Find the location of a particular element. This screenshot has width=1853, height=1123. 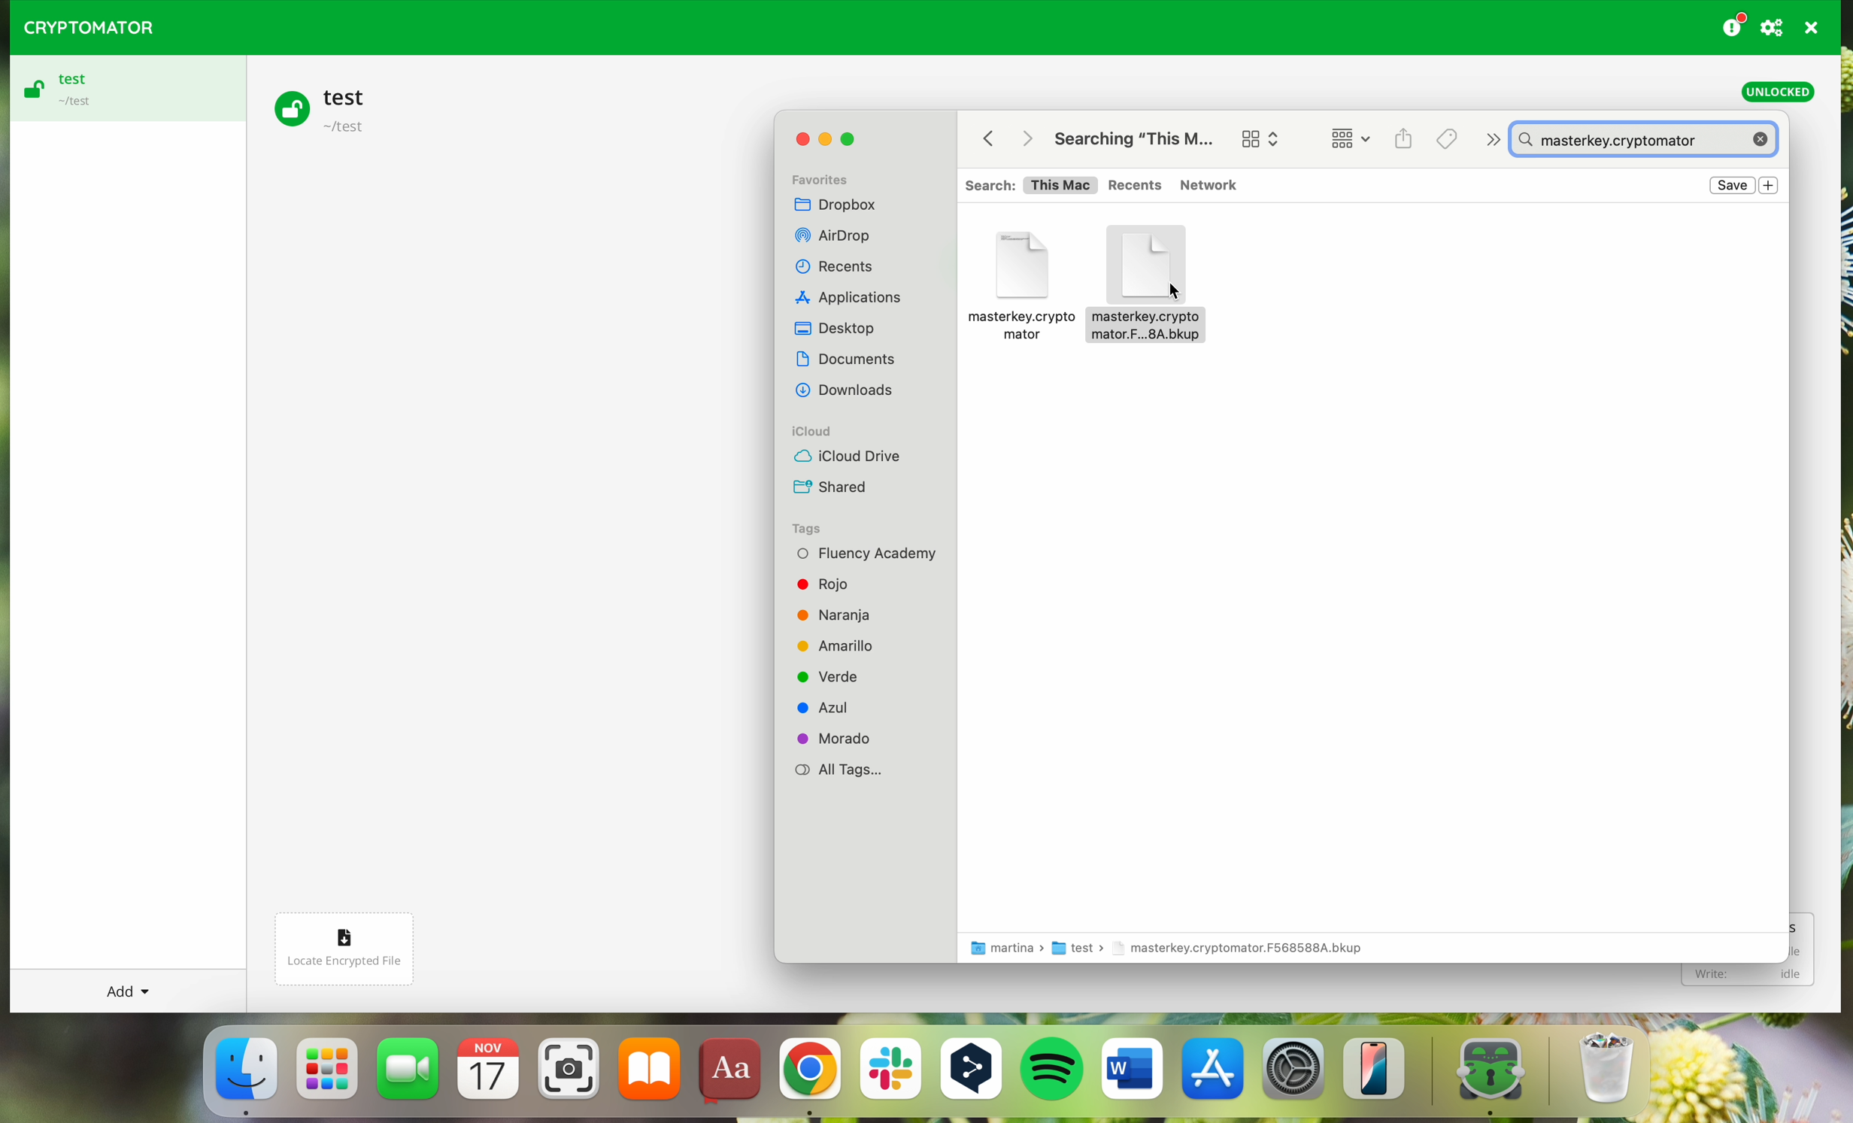

Appstore is located at coordinates (1215, 1074).